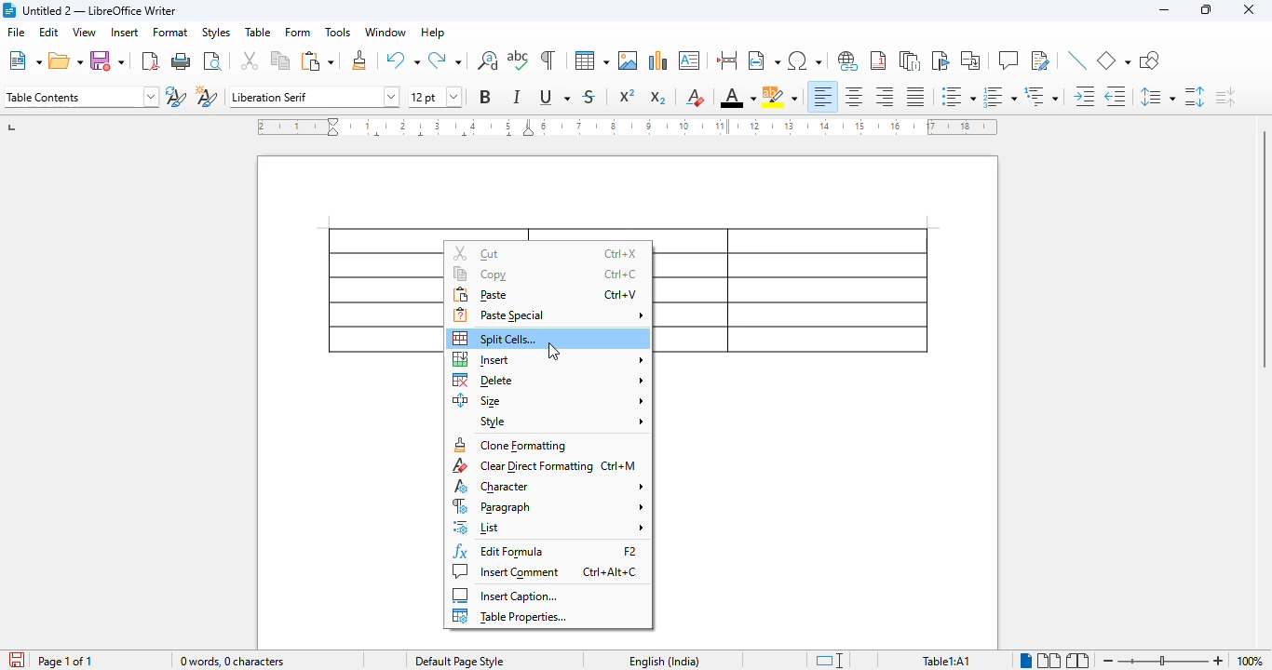 The height and width of the screenshot is (670, 1272). Describe the element at coordinates (969, 60) in the screenshot. I see `insert cross-reference` at that location.